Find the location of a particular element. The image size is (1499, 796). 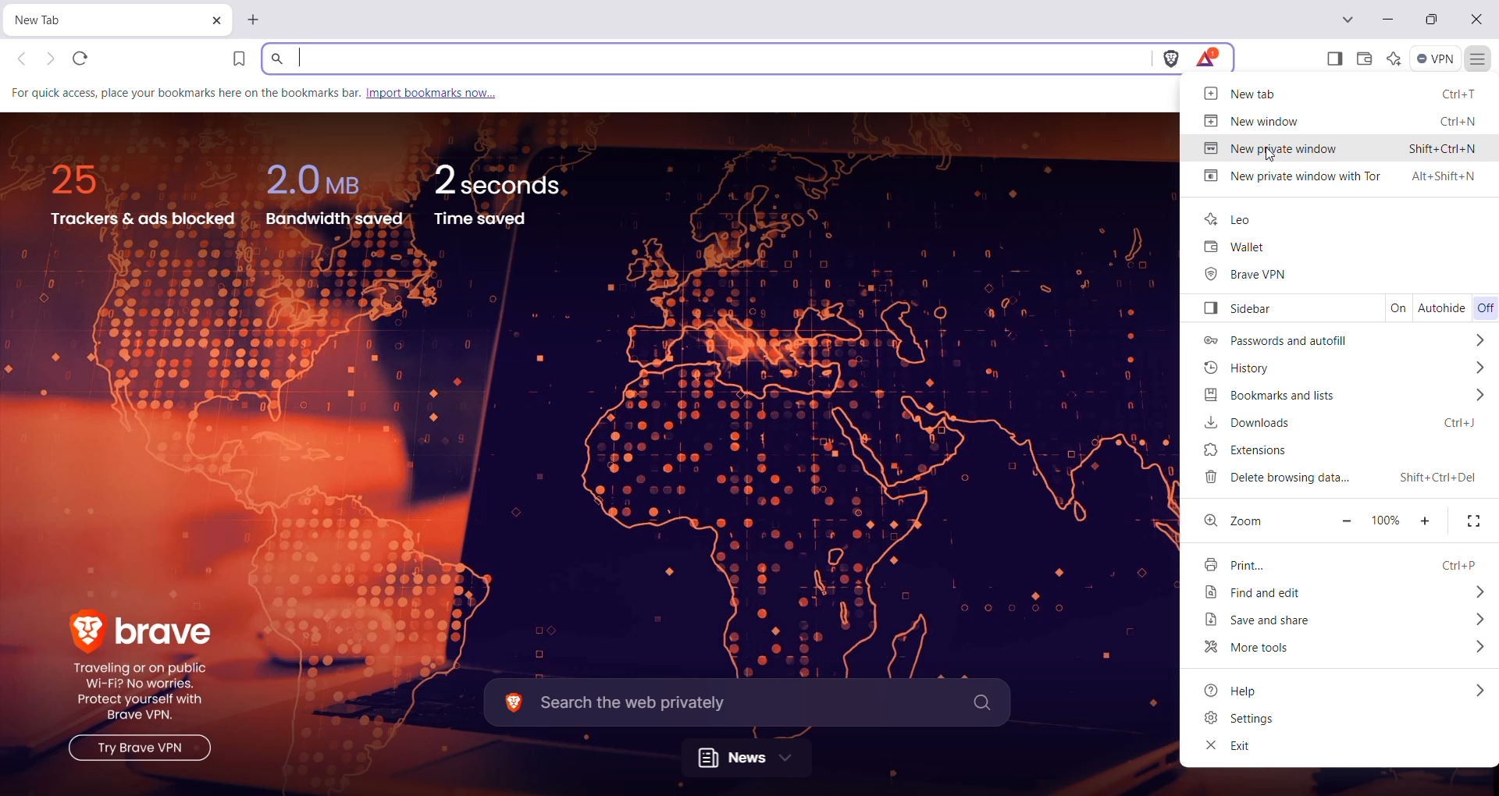

Leo is located at coordinates (1230, 216).